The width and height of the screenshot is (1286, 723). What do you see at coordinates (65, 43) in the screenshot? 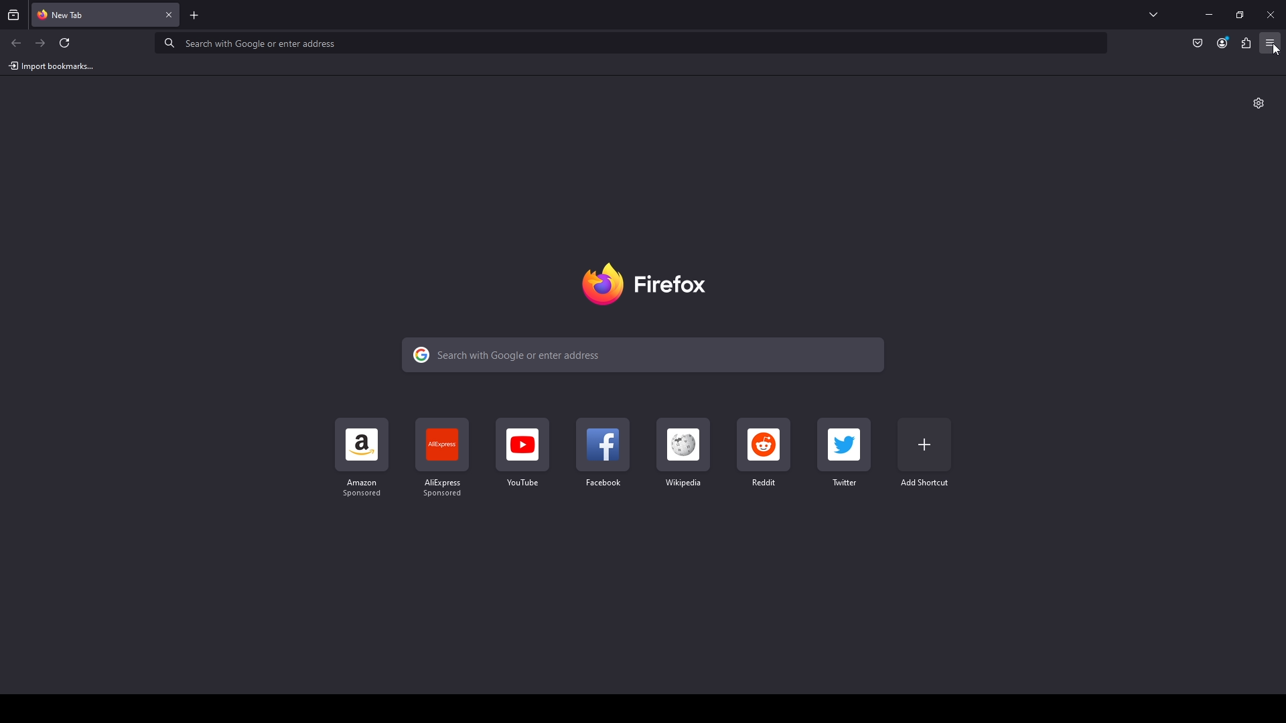
I see `Refresh` at bounding box center [65, 43].